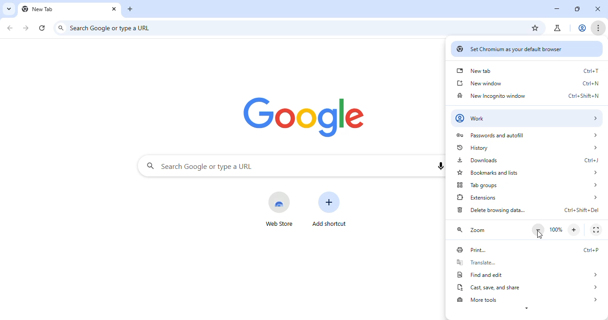  I want to click on customize and control google chrome, so click(599, 28).